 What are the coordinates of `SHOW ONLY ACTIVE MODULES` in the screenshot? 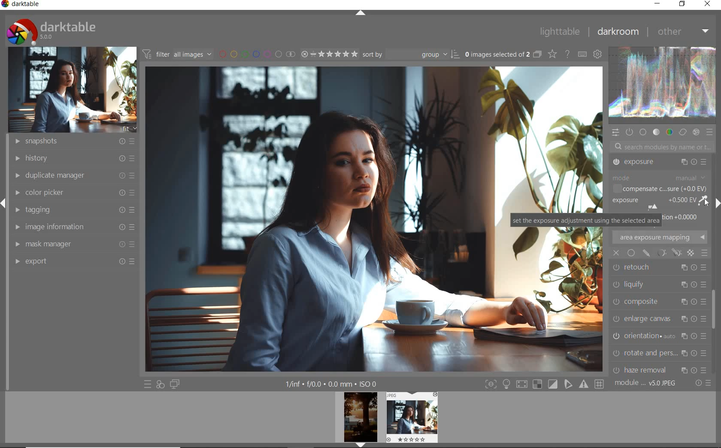 It's located at (629, 133).